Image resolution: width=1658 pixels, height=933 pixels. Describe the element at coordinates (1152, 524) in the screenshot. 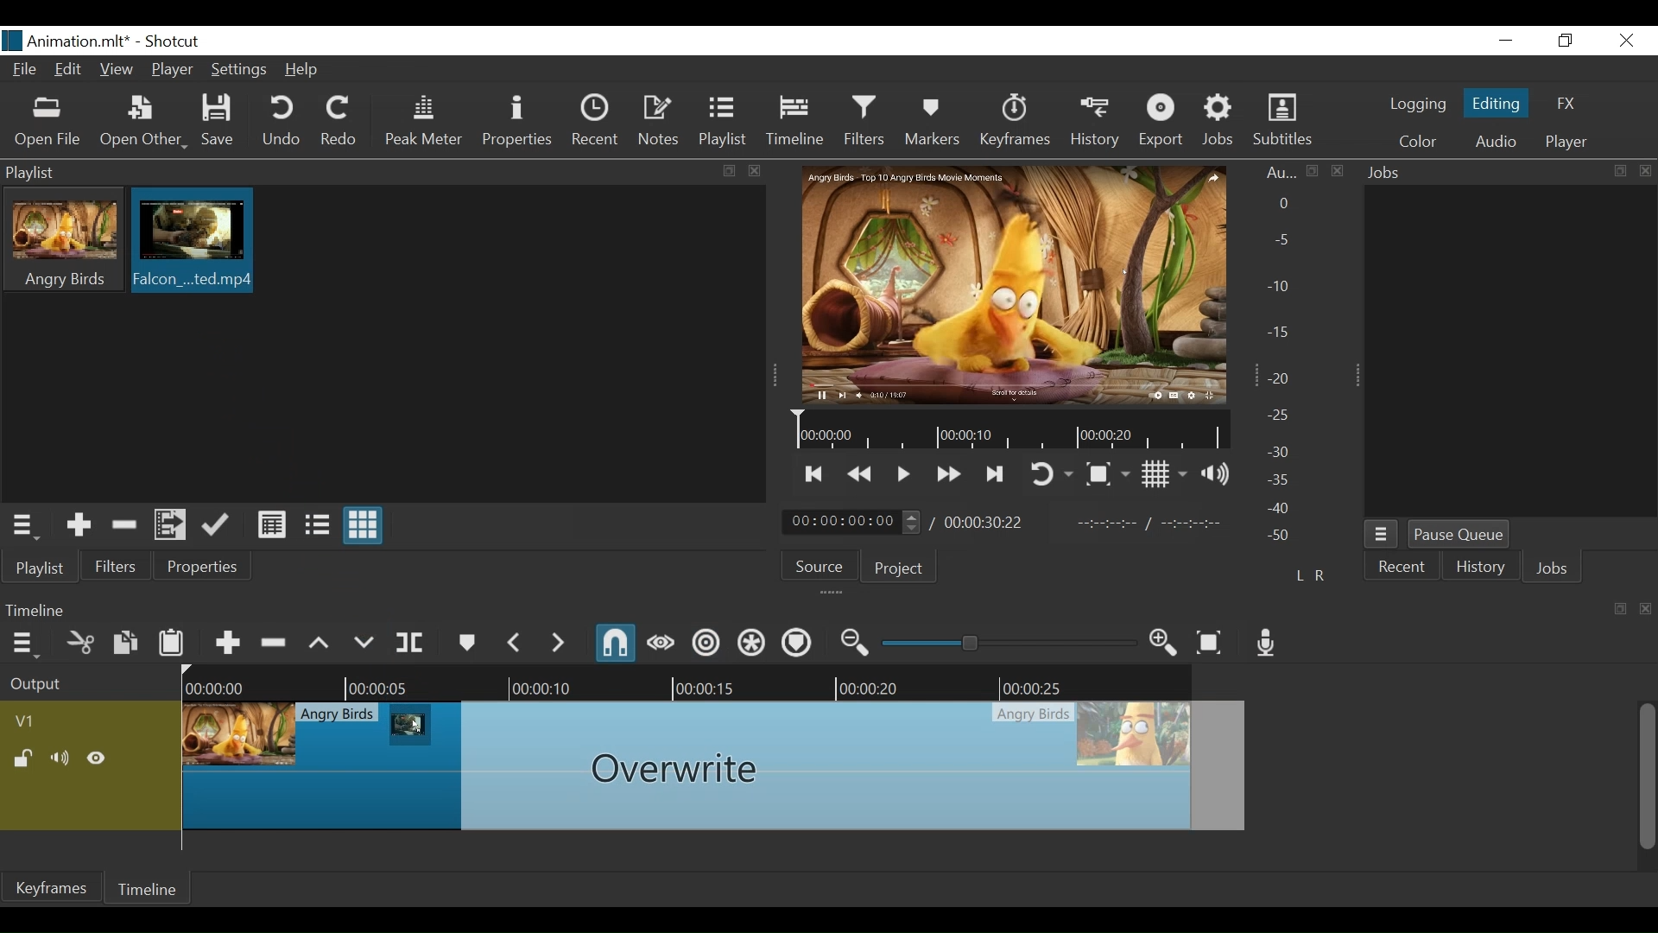

I see `In point` at that location.